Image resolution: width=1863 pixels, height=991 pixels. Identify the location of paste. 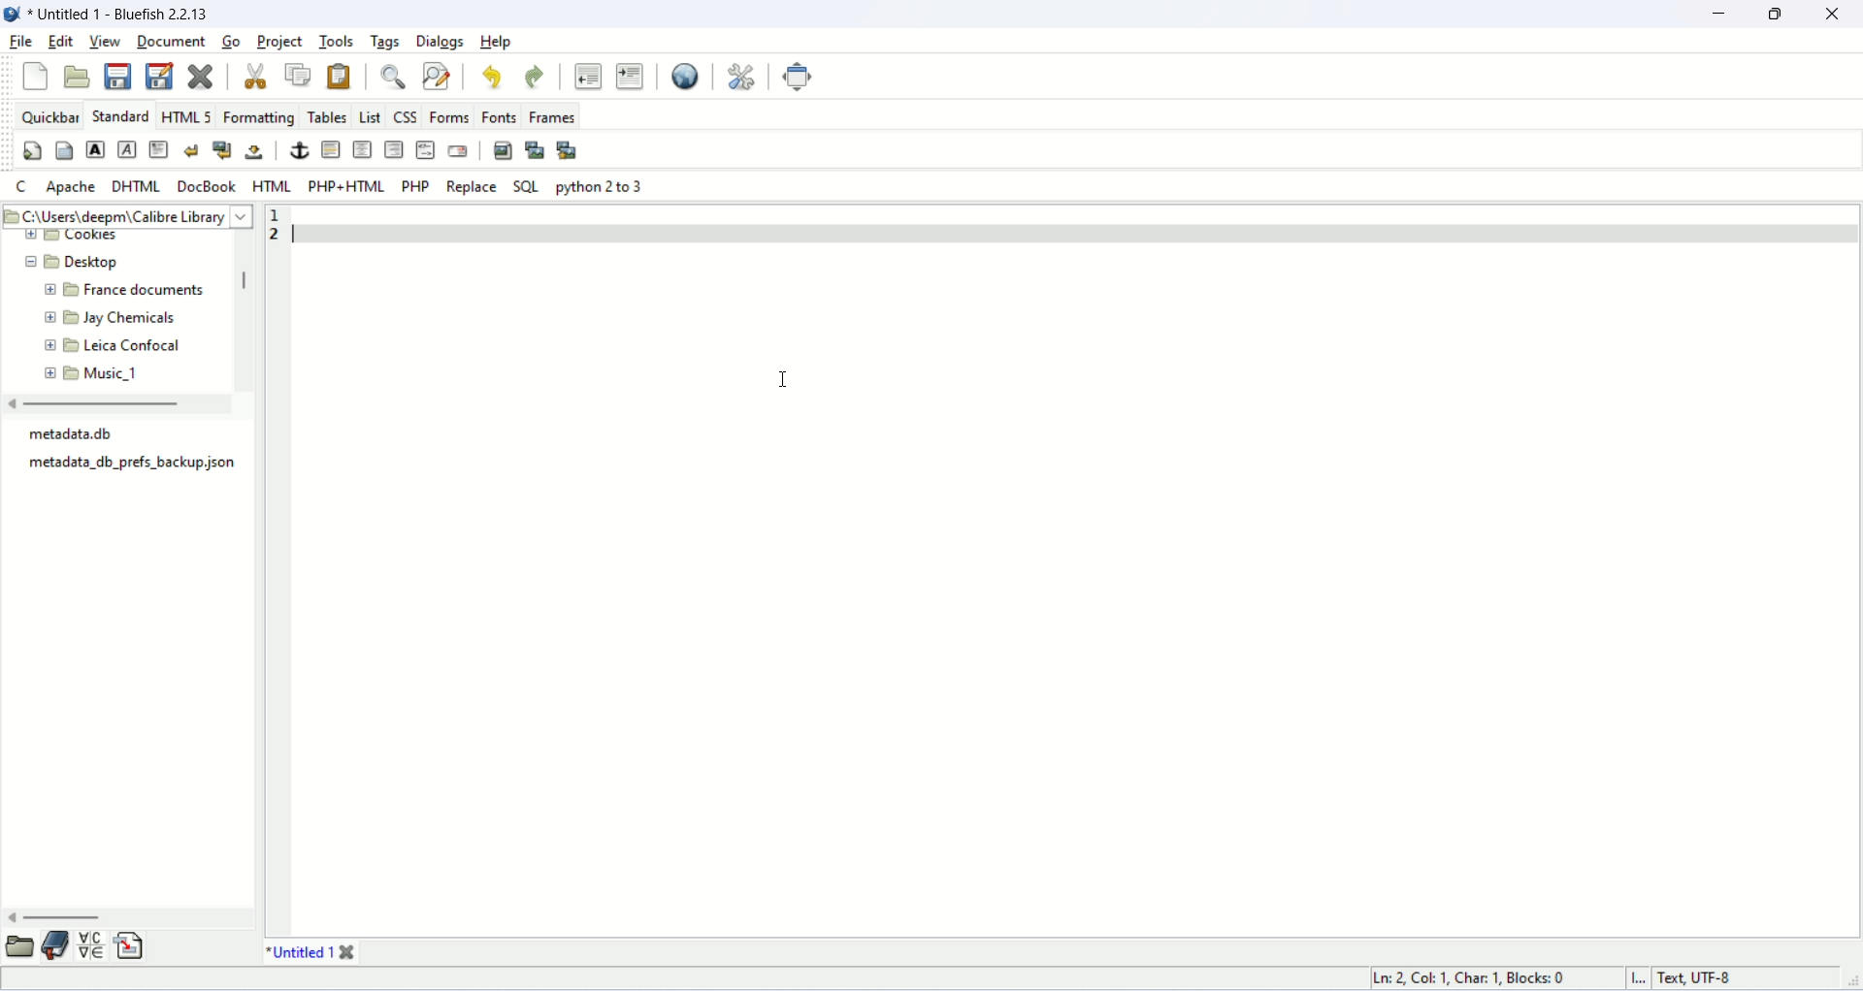
(338, 78).